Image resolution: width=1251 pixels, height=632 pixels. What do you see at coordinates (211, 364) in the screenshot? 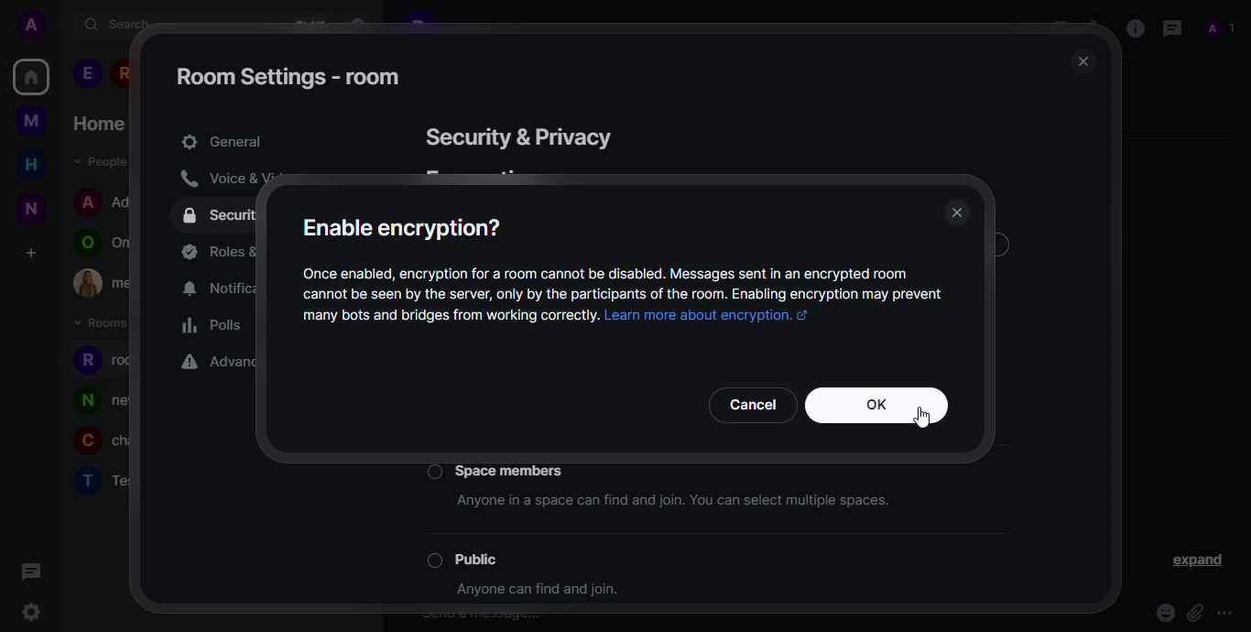
I see `advanced` at bounding box center [211, 364].